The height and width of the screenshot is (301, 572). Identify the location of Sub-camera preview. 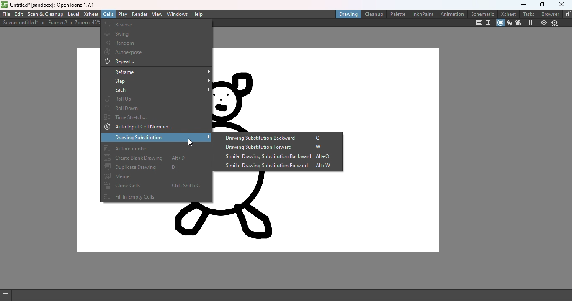
(555, 23).